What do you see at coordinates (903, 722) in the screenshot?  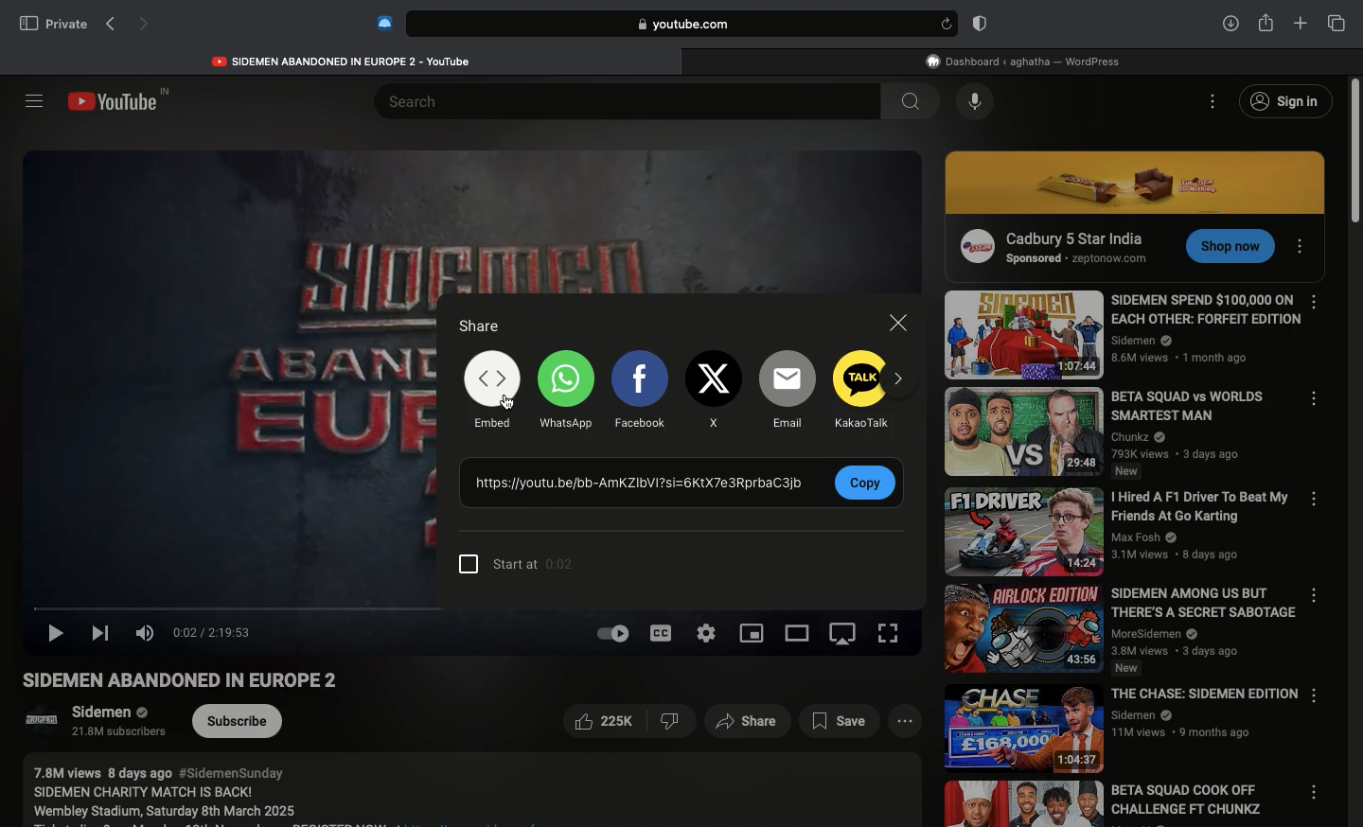 I see `View more` at bounding box center [903, 722].